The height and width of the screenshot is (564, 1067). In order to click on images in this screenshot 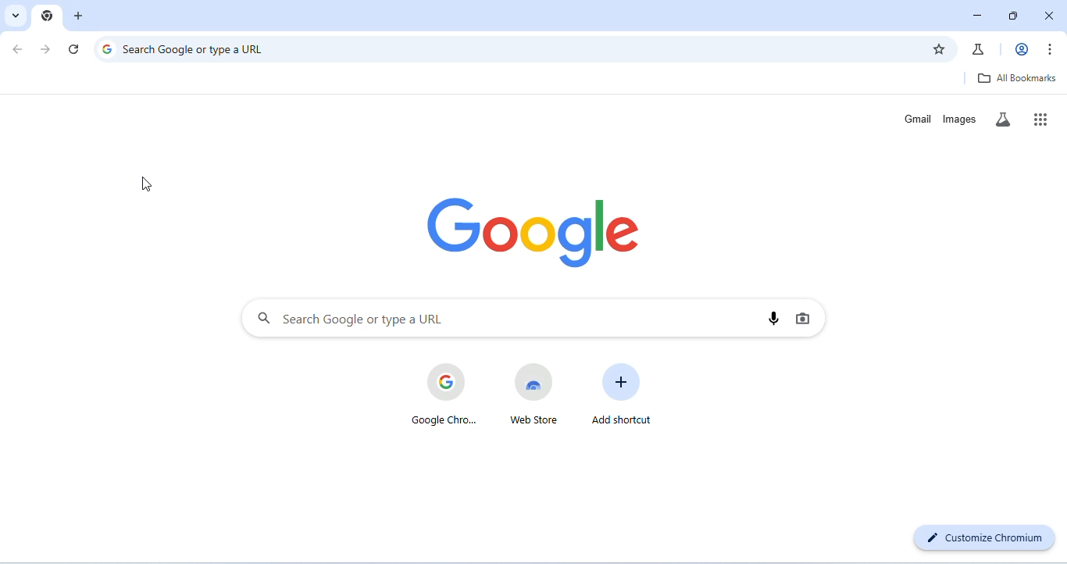, I will do `click(959, 118)`.